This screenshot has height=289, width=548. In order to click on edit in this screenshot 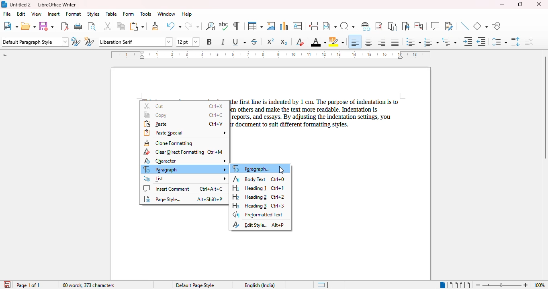, I will do `click(21, 14)`.